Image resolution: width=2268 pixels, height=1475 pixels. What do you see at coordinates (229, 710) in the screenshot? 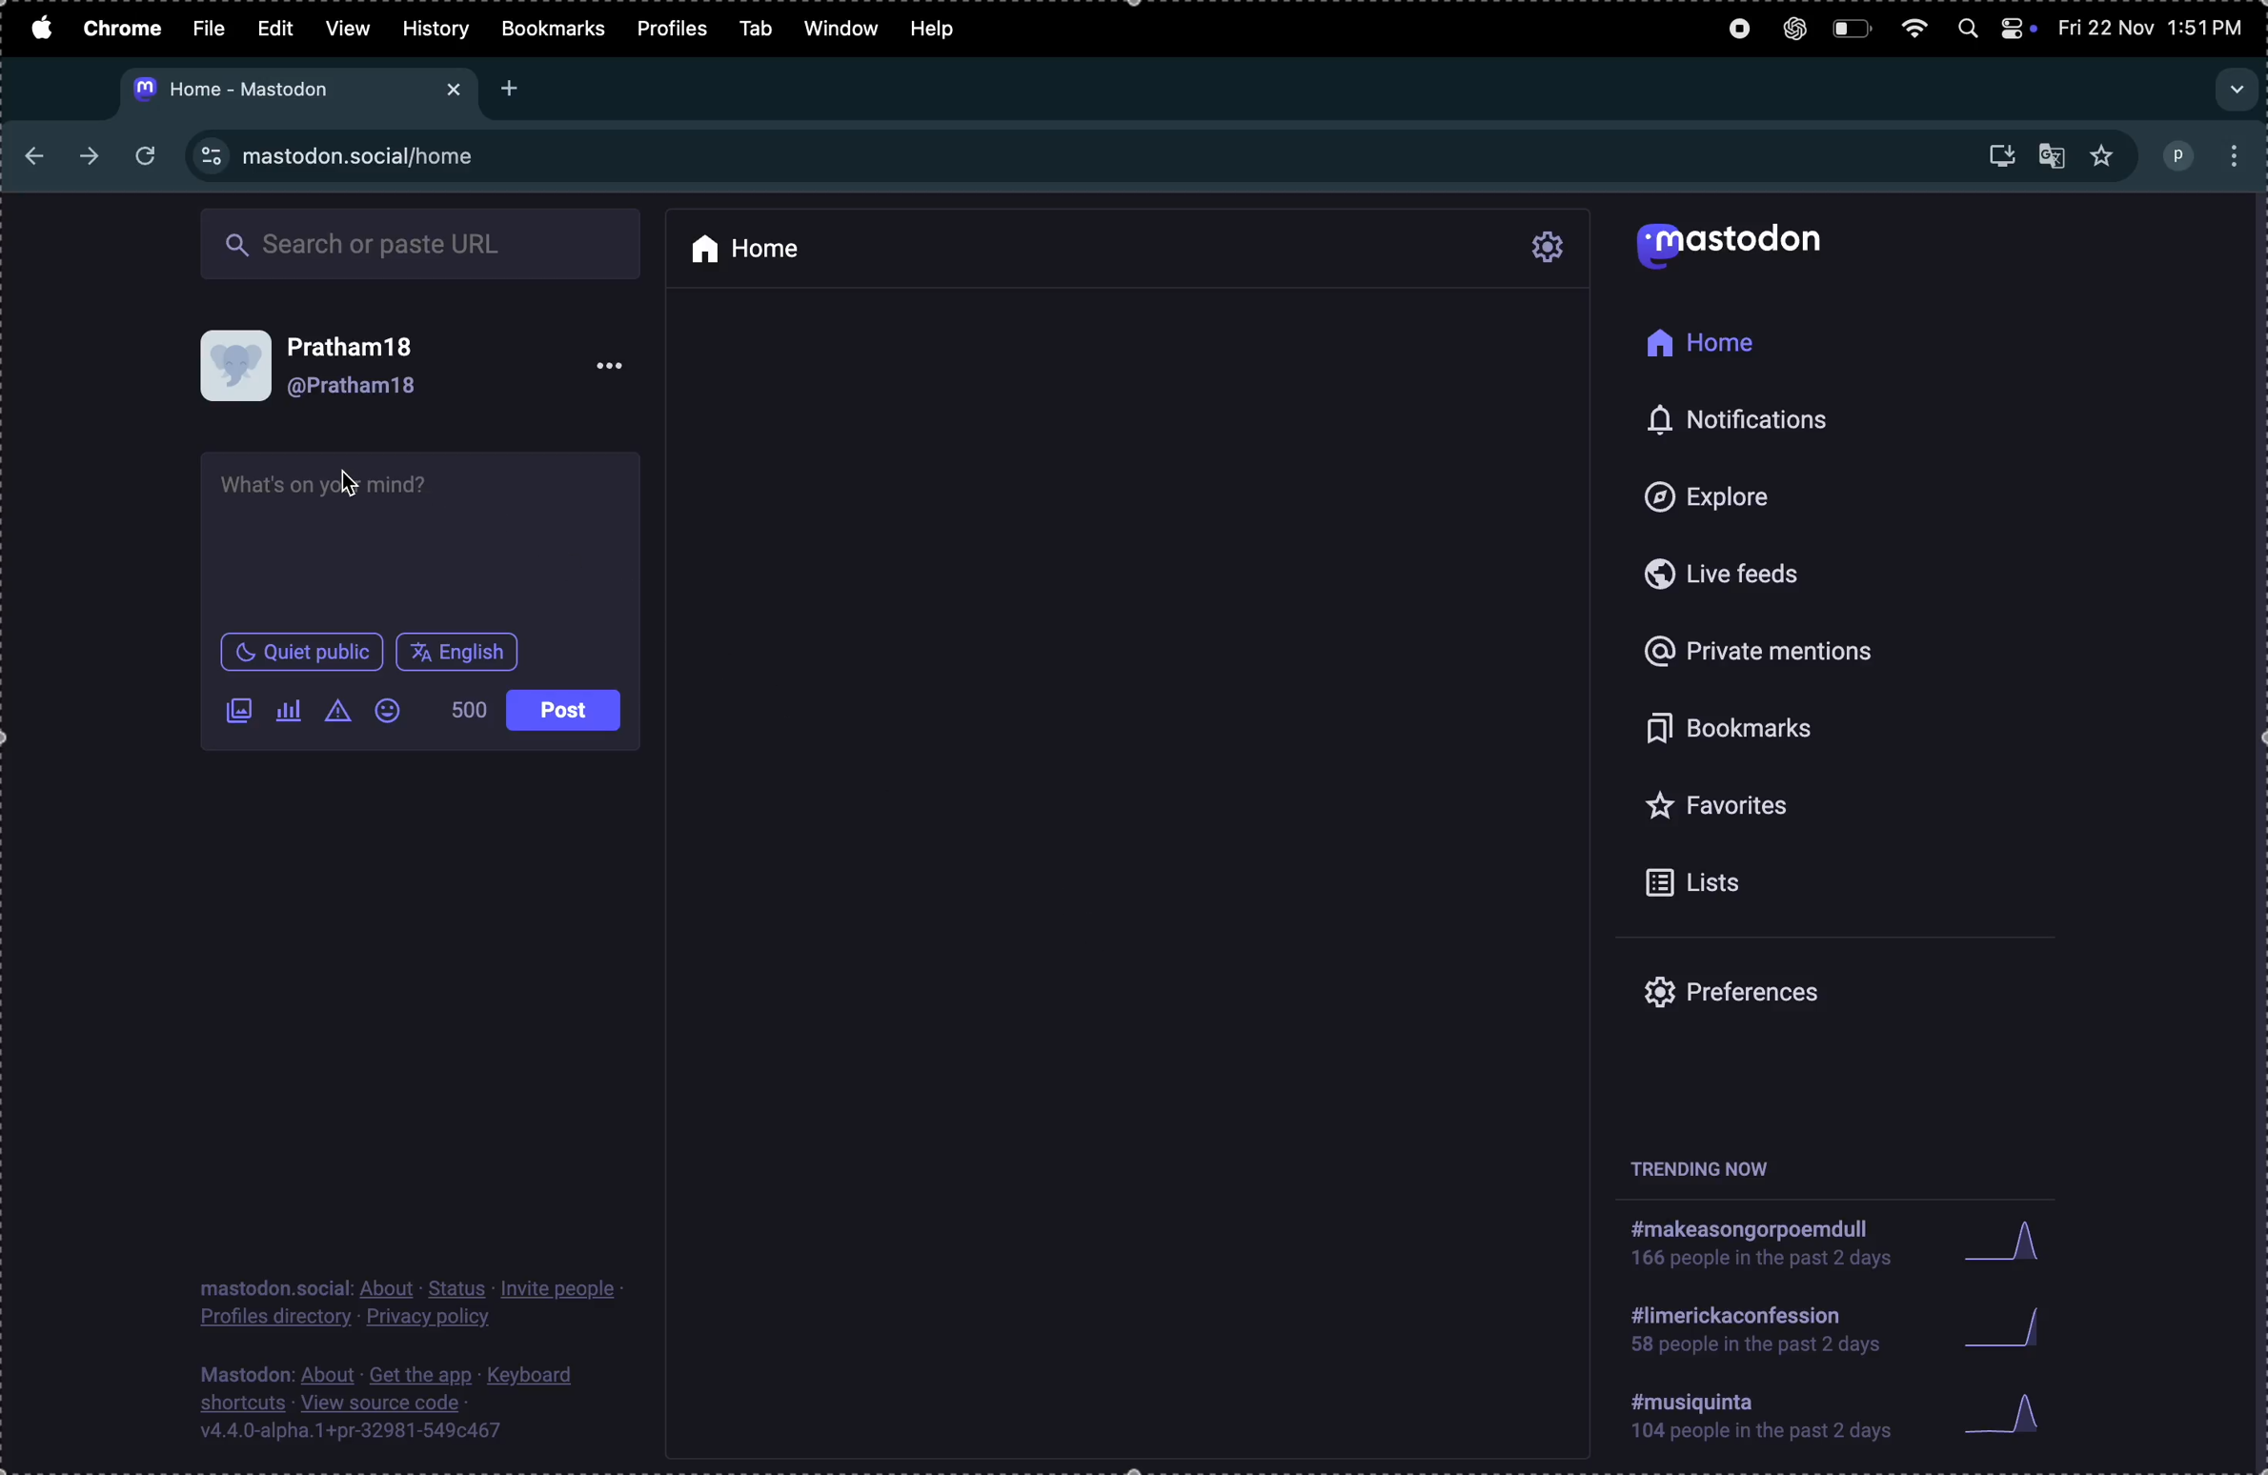
I see `add image` at bounding box center [229, 710].